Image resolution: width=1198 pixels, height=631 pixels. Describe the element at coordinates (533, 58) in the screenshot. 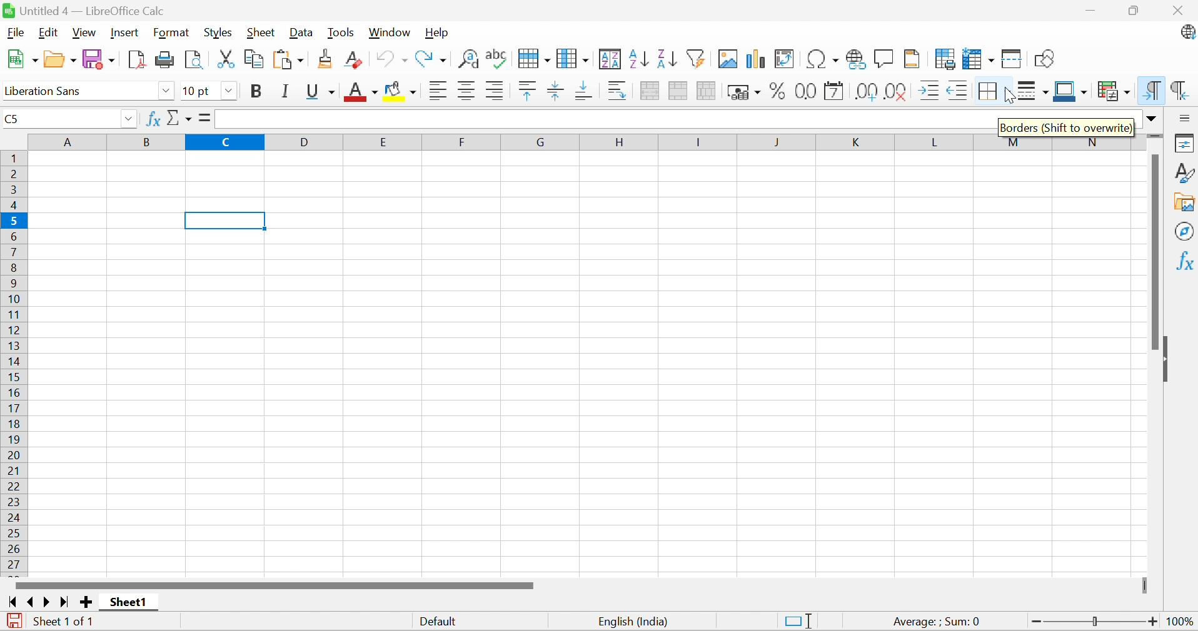

I see `Row` at that location.